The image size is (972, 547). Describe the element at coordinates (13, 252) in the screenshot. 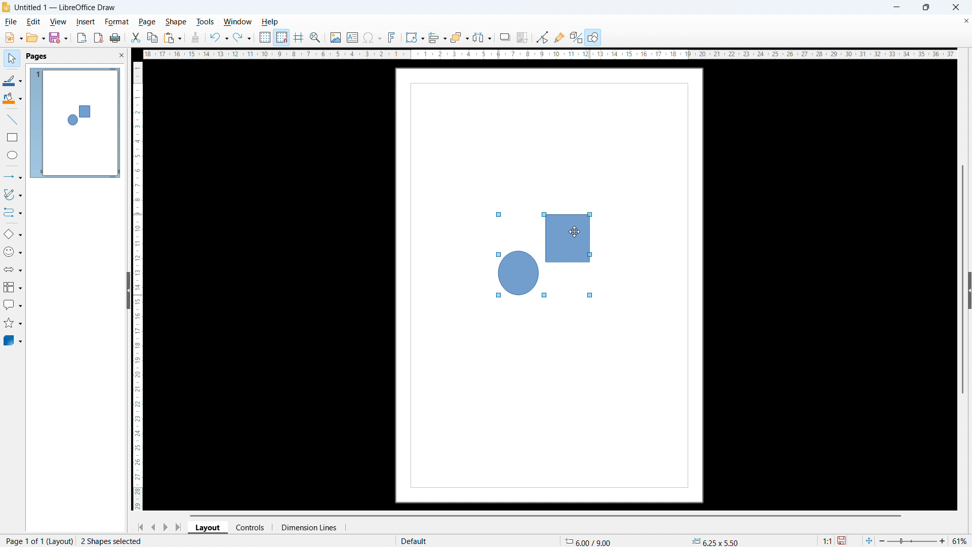

I see `symbol shapes` at that location.